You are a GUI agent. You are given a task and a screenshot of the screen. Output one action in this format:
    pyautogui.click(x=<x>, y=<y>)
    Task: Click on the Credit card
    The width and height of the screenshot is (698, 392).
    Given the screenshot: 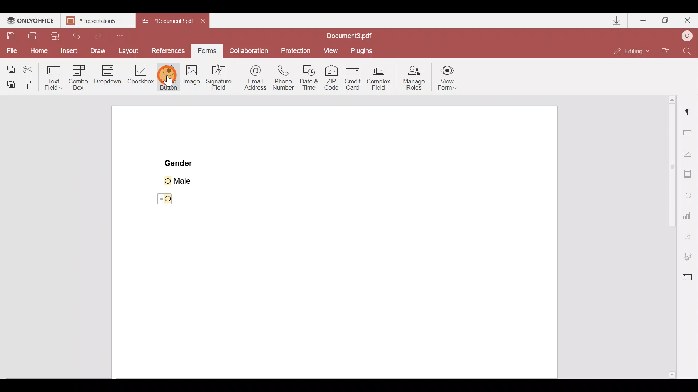 What is the action you would take?
    pyautogui.click(x=353, y=76)
    